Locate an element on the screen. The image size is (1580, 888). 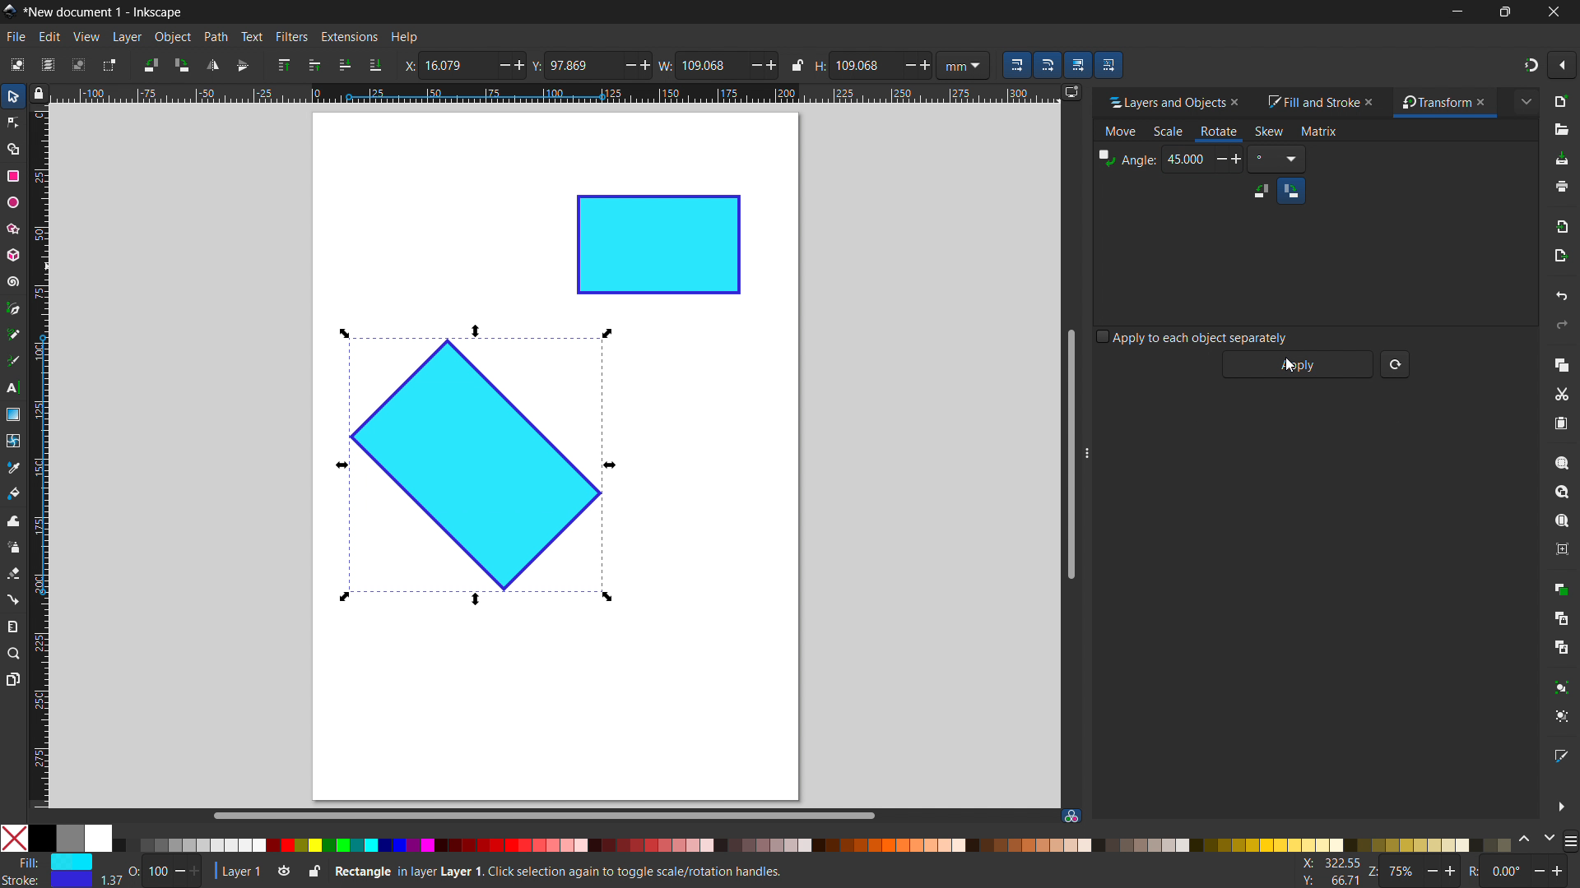
lower to bottom is located at coordinates (375, 66).